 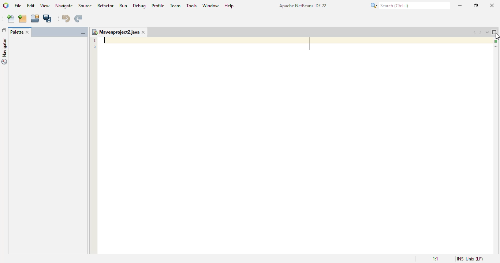 What do you see at coordinates (23, 19) in the screenshot?
I see `new project` at bounding box center [23, 19].